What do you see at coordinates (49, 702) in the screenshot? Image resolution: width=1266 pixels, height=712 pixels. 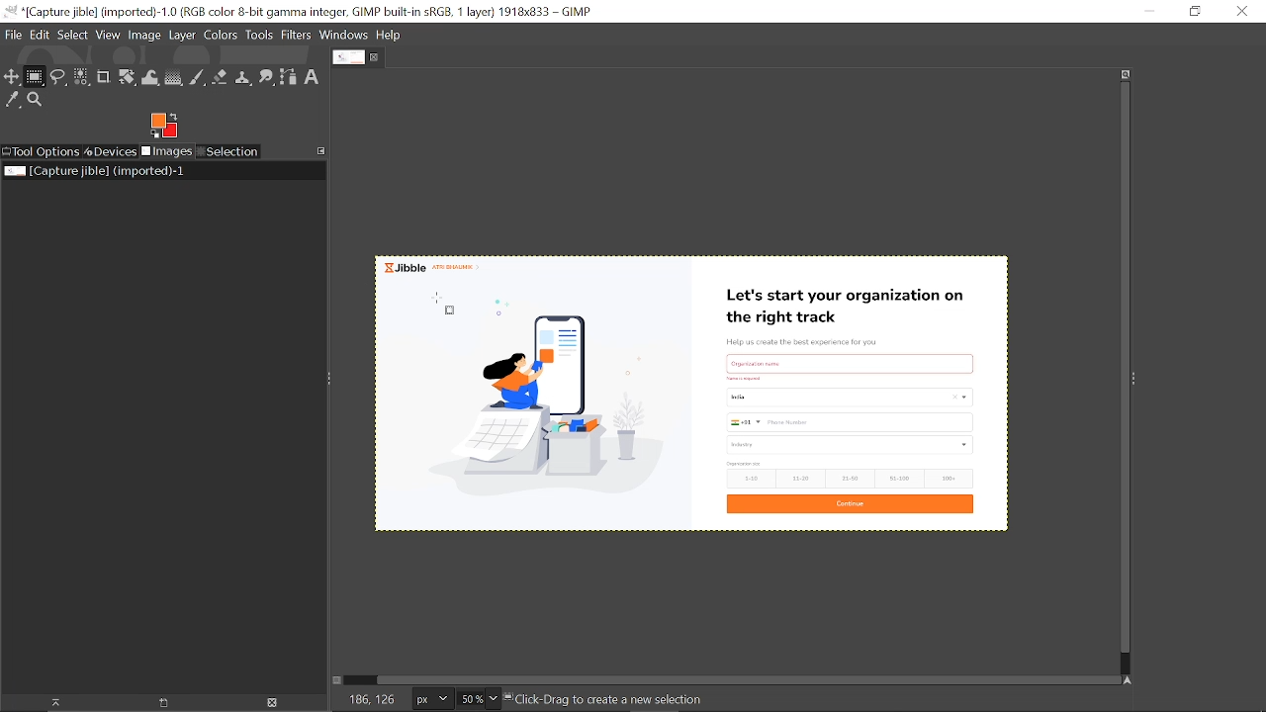 I see `Raise display for this image` at bounding box center [49, 702].